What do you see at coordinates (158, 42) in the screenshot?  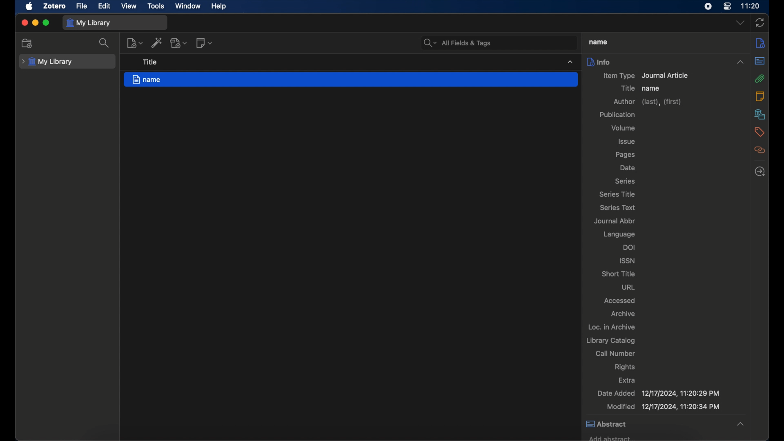 I see `add item by identifier` at bounding box center [158, 42].